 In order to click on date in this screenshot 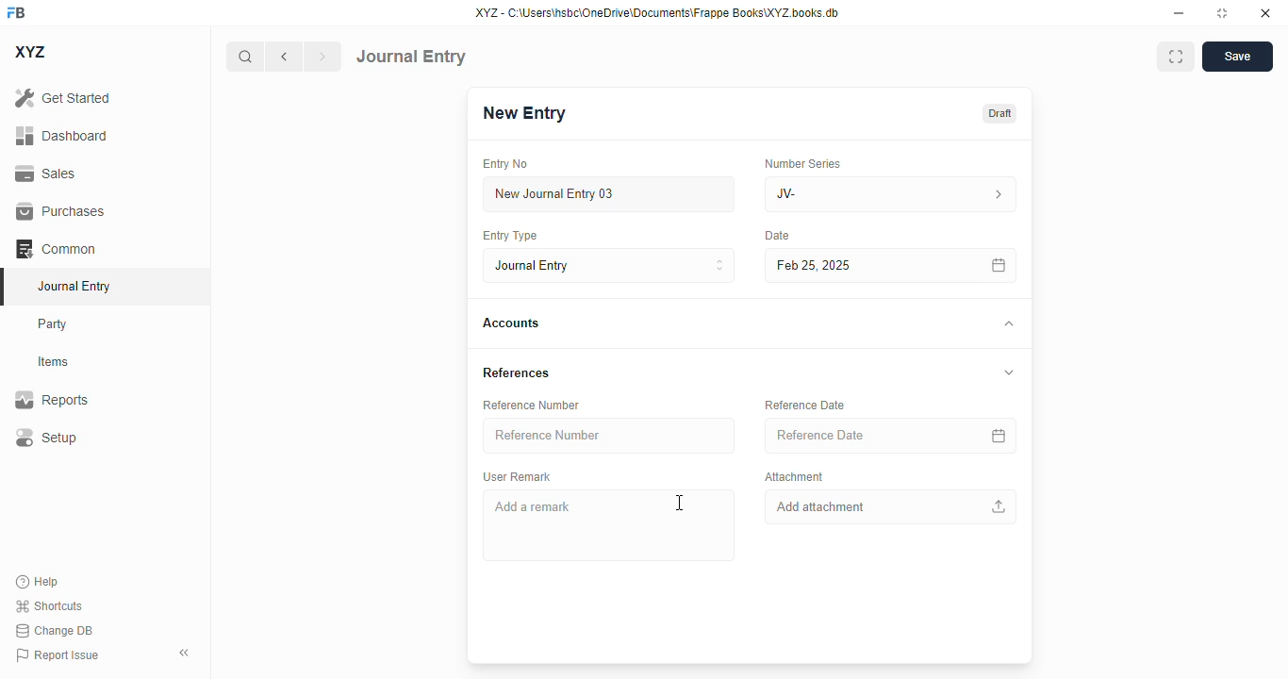, I will do `click(774, 236)`.